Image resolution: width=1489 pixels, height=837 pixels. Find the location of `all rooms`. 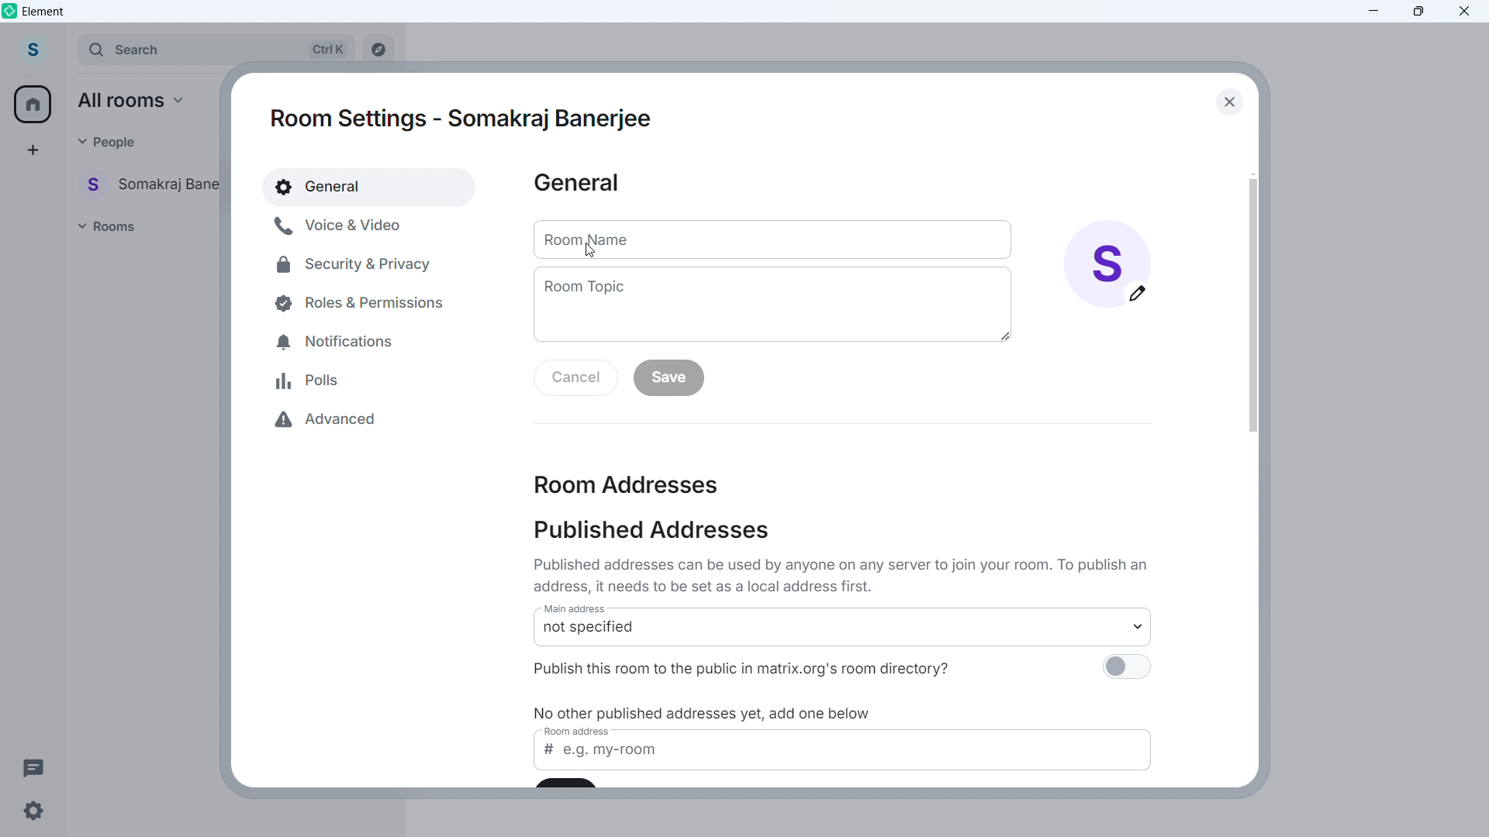

all rooms is located at coordinates (136, 100).